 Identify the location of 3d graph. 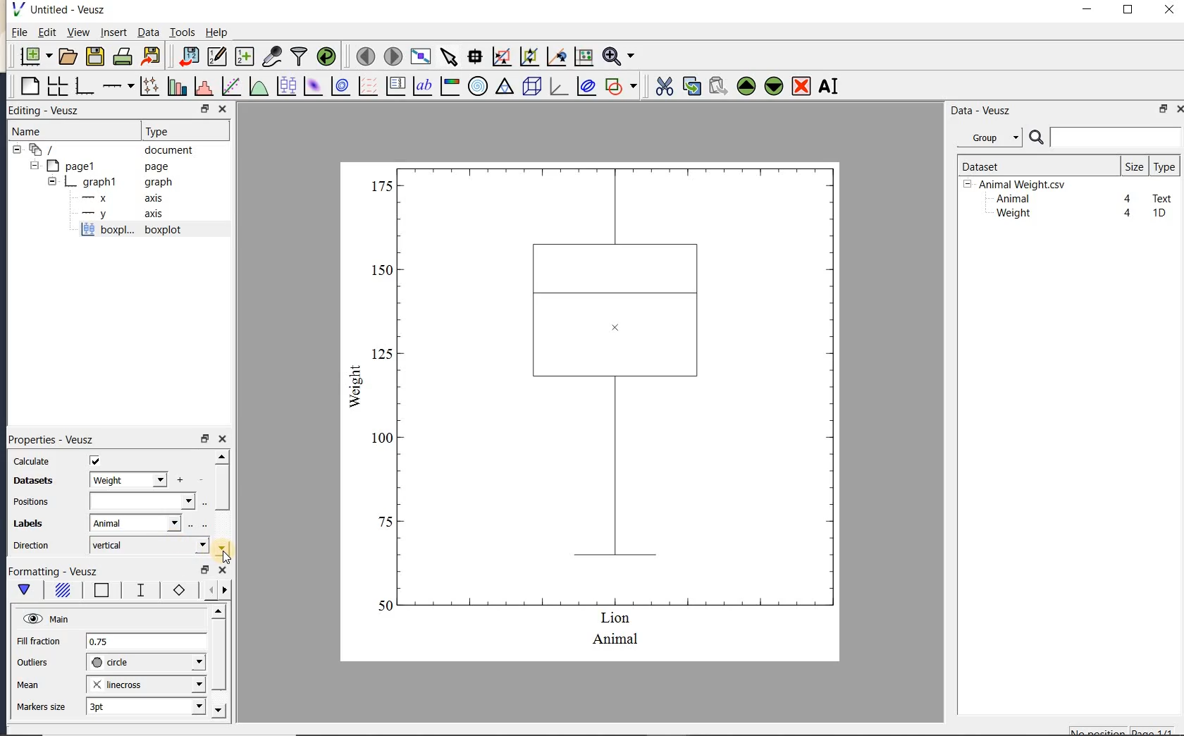
(557, 86).